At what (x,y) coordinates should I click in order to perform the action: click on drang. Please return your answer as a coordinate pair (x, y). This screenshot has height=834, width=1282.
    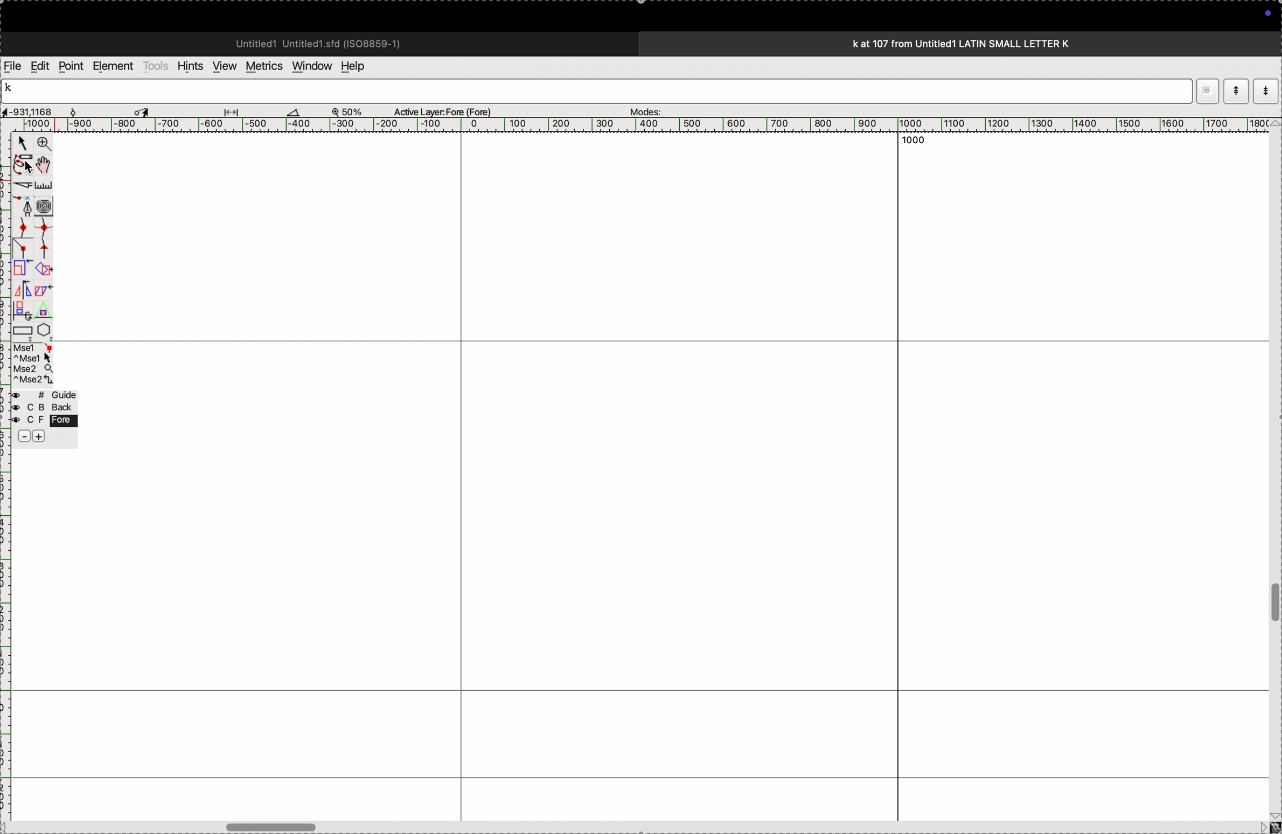
    Looking at the image, I should click on (238, 110).